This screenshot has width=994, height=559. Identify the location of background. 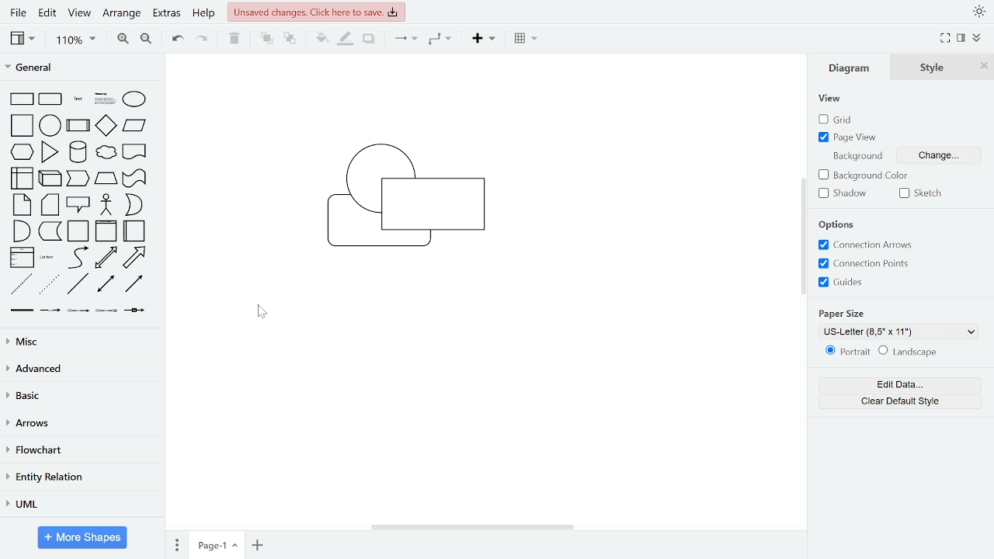
(856, 157).